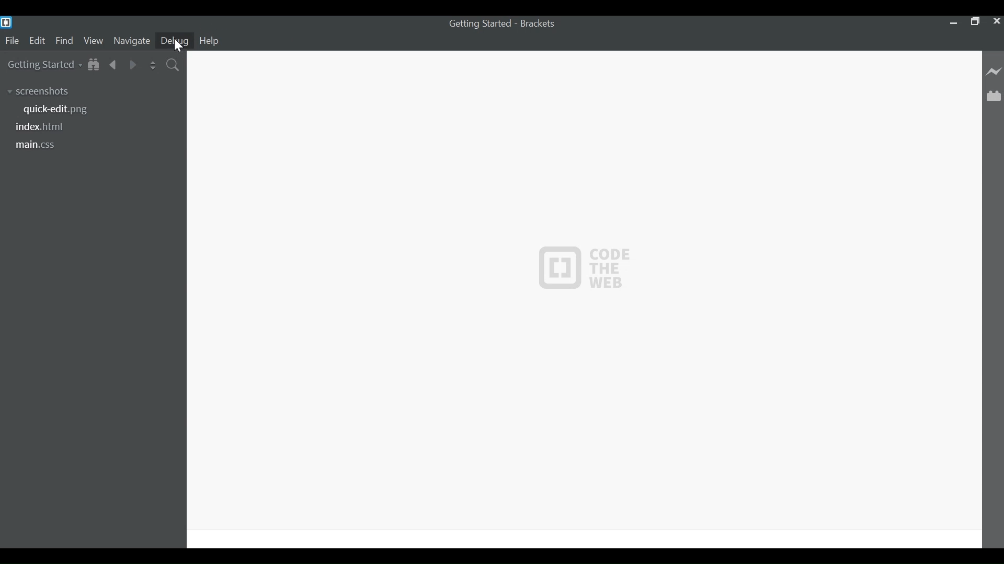  I want to click on Getting Started - Brackets, so click(507, 24).